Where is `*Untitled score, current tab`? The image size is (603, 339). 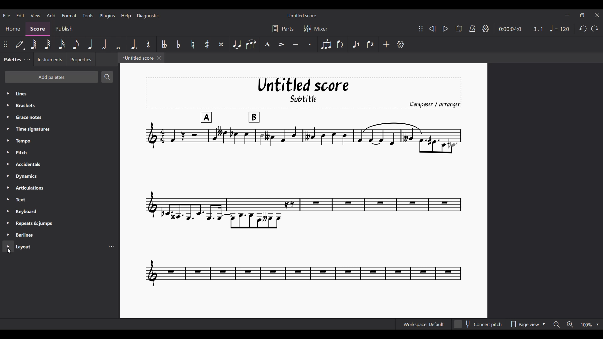 *Untitled score, current tab is located at coordinates (137, 57).